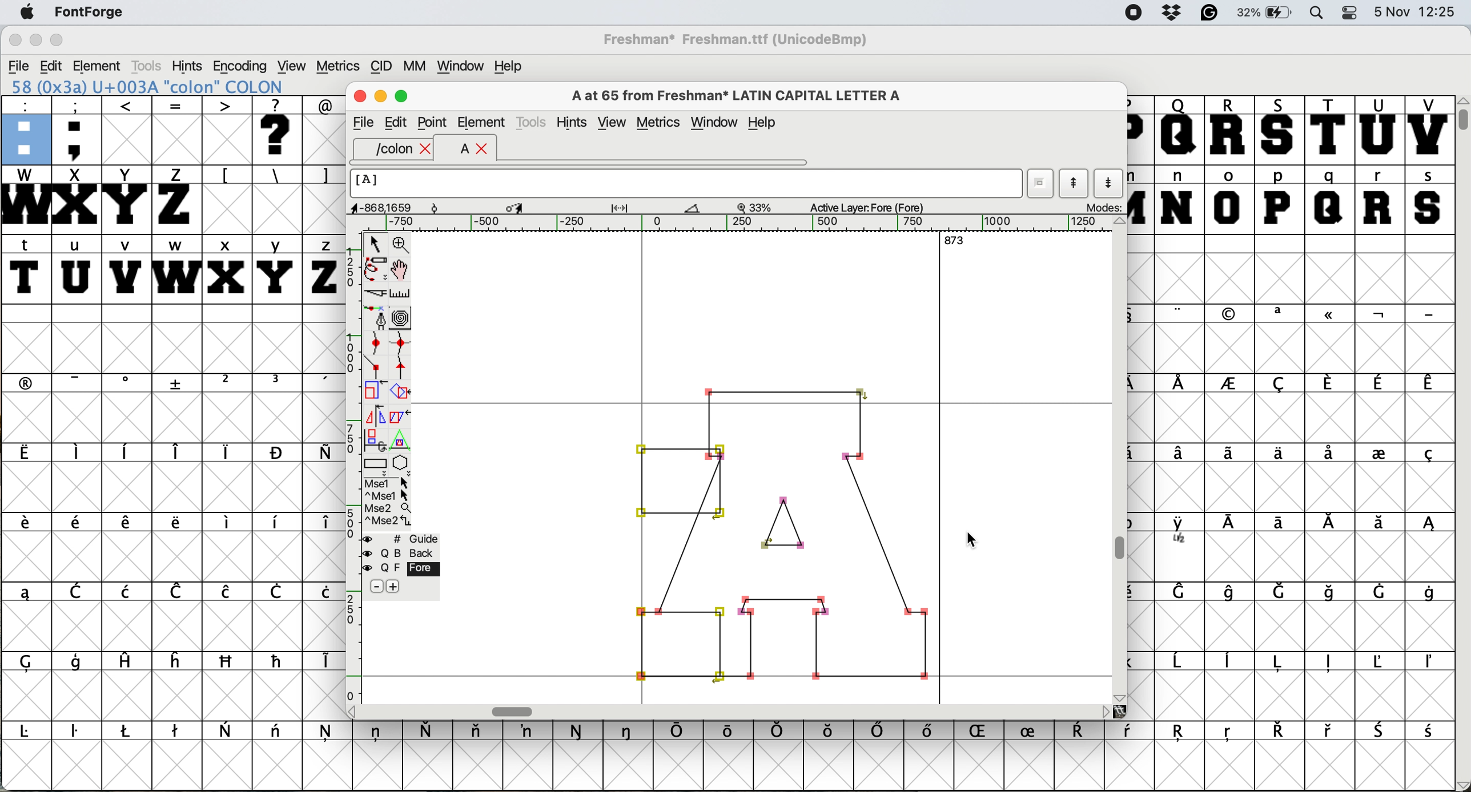 This screenshot has width=1471, height=792. I want to click on symbol, so click(1131, 733).